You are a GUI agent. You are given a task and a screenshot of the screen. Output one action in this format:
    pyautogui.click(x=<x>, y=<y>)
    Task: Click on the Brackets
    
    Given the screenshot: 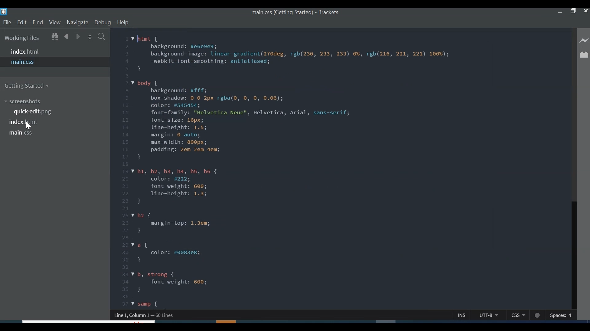 What is the action you would take?
    pyautogui.click(x=331, y=13)
    